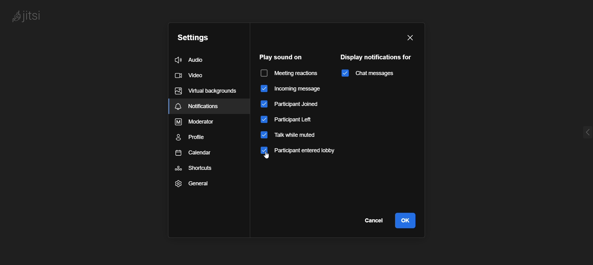  What do you see at coordinates (199, 122) in the screenshot?
I see `Moderator` at bounding box center [199, 122].